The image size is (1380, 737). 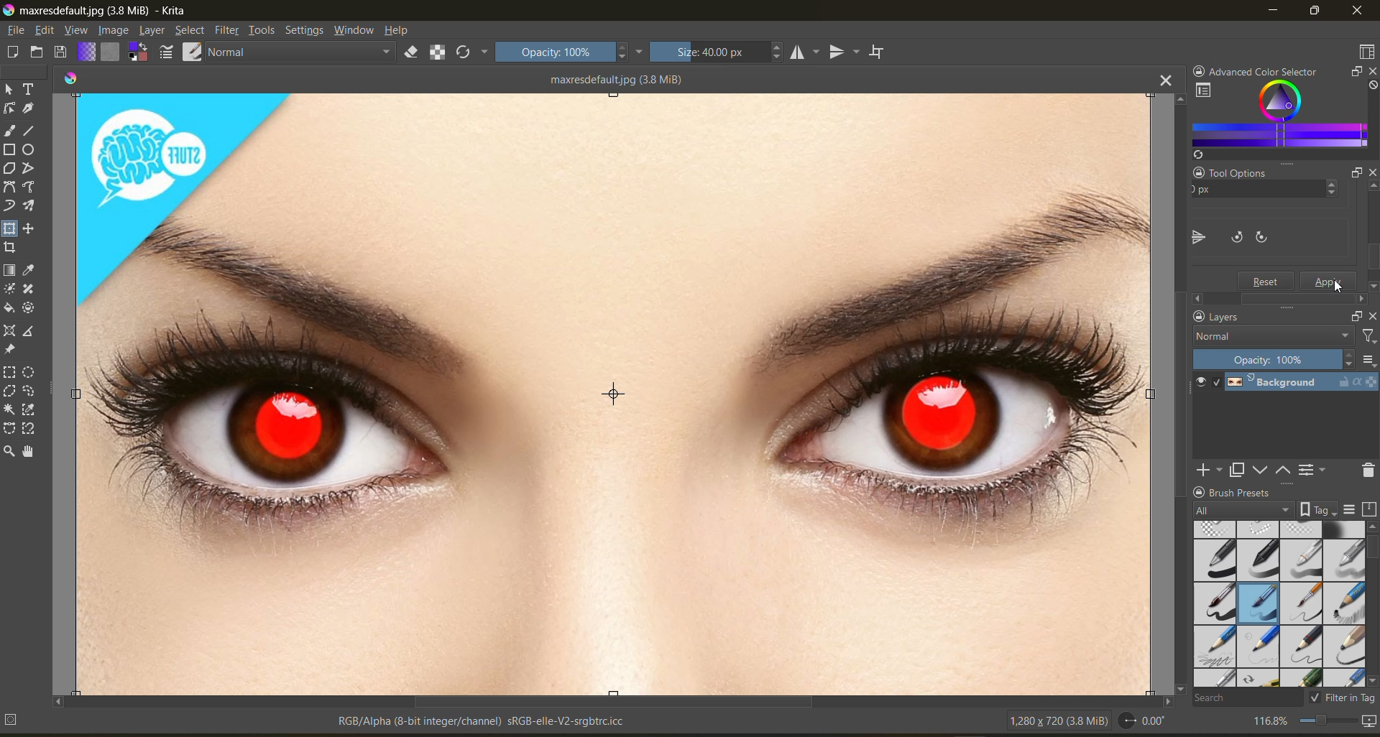 What do you see at coordinates (71, 76) in the screenshot?
I see `colors` at bounding box center [71, 76].